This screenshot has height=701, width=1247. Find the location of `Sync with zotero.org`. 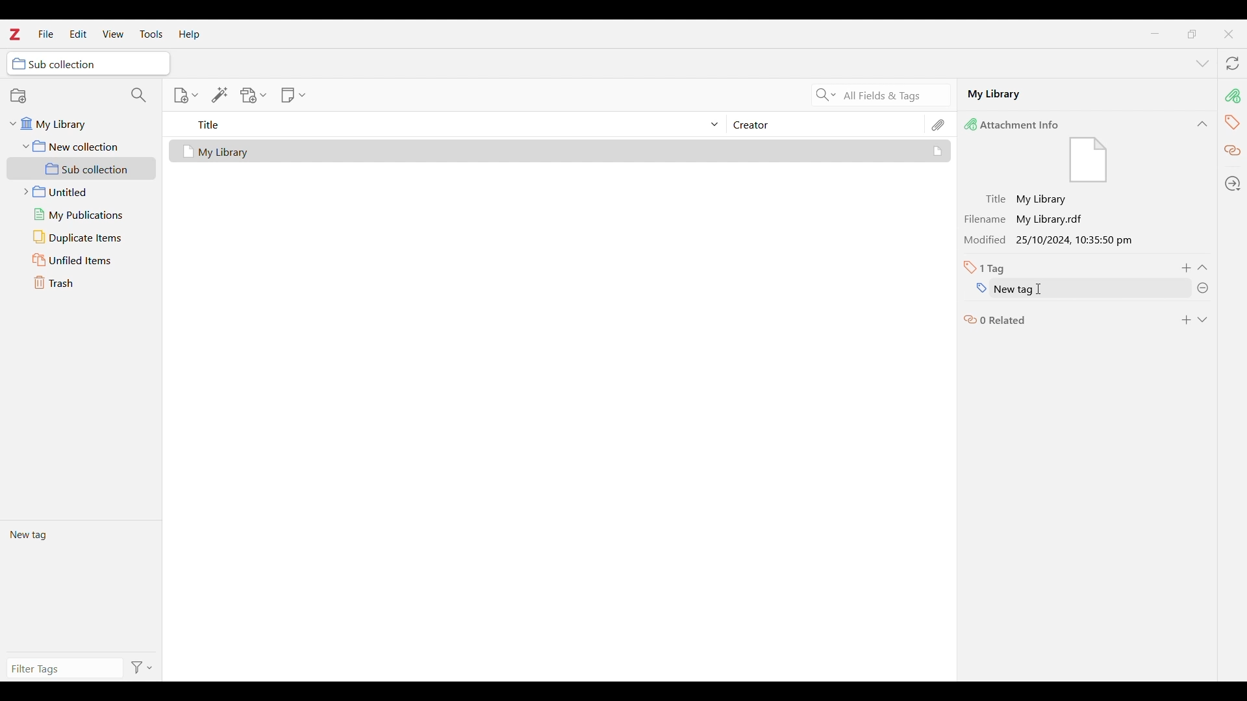

Sync with zotero.org is located at coordinates (1233, 63).